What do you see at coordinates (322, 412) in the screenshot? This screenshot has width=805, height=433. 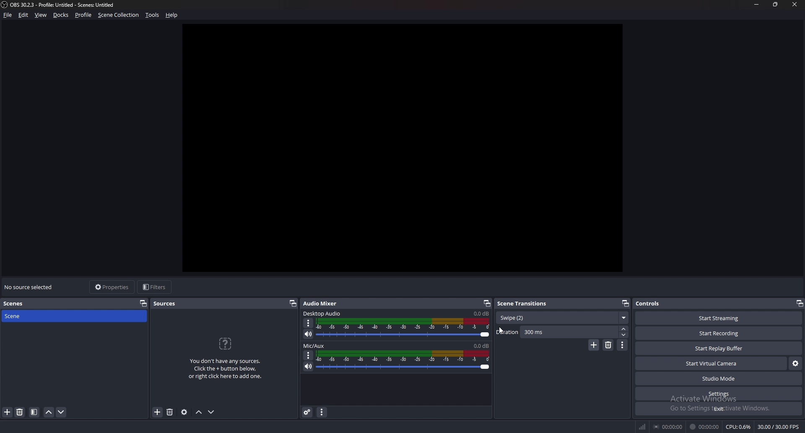 I see `audio mixer properties` at bounding box center [322, 412].